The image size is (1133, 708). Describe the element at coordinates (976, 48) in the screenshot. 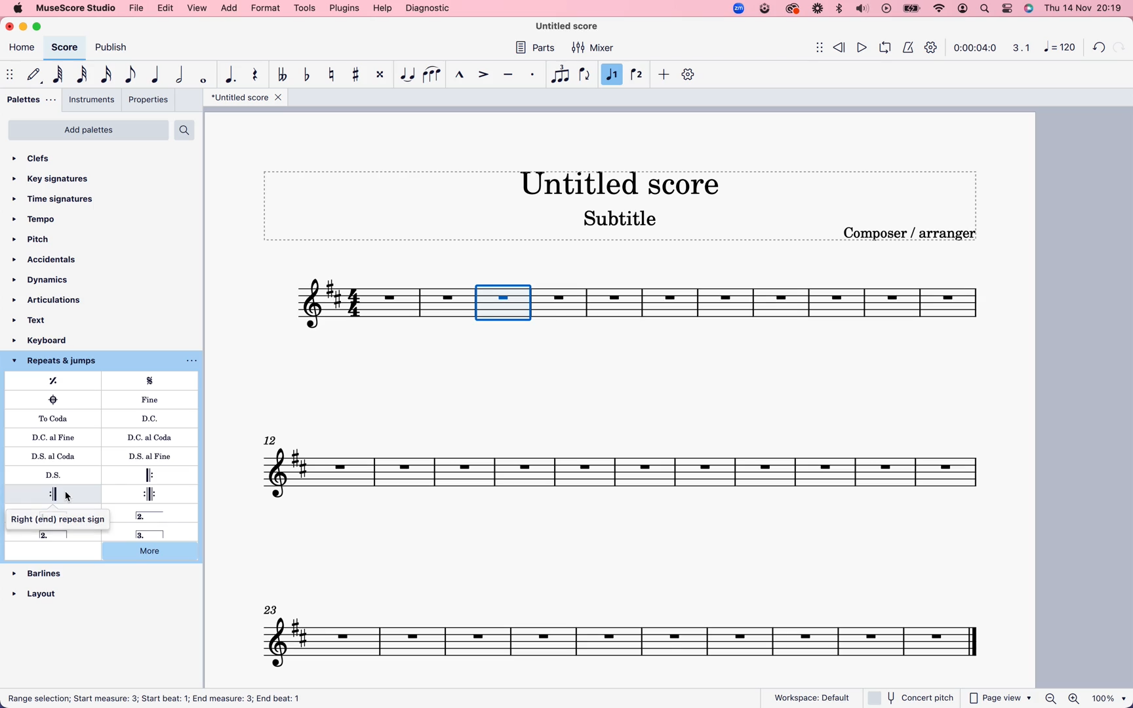

I see `time` at that location.